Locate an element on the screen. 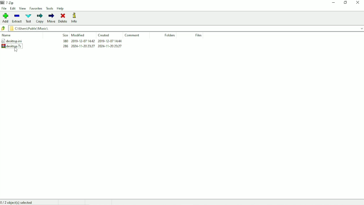  Help is located at coordinates (61, 8).